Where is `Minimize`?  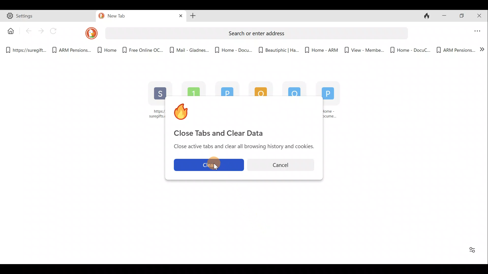
Minimize is located at coordinates (444, 15).